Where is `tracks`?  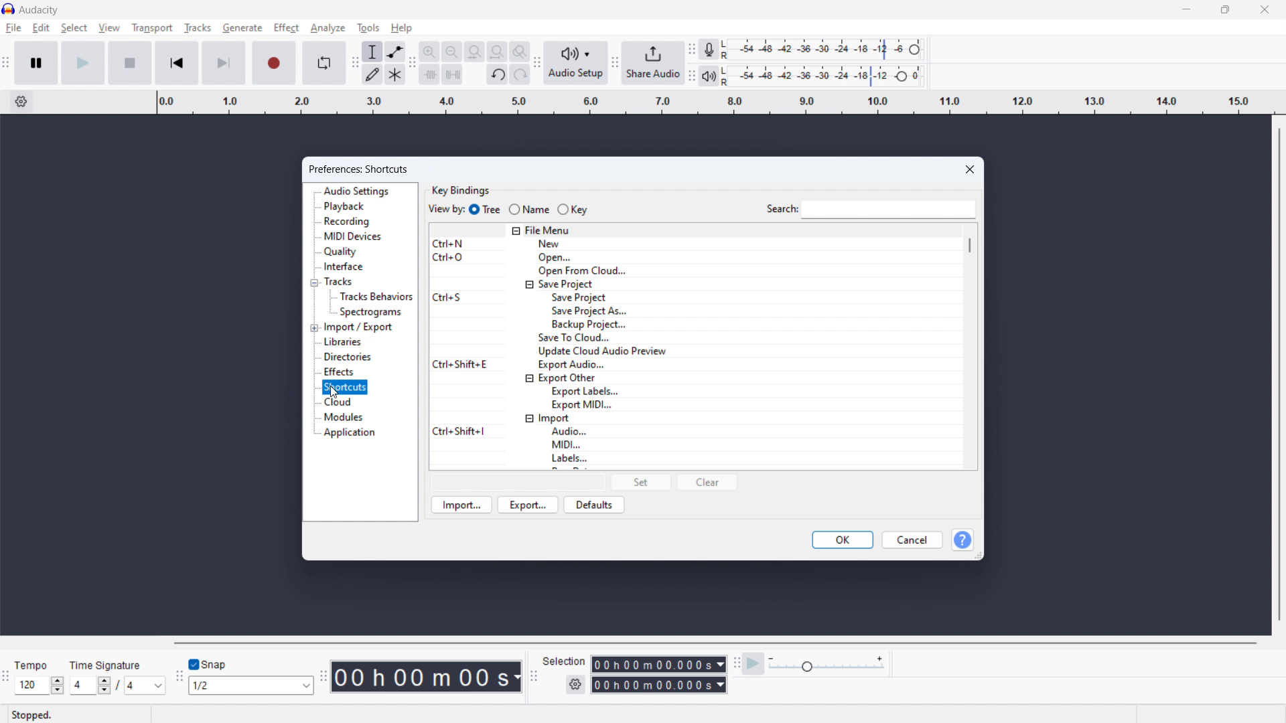
tracks is located at coordinates (340, 281).